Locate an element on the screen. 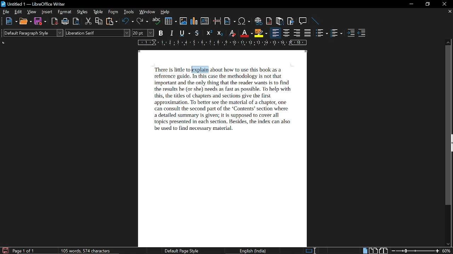 The height and width of the screenshot is (254, 453). highlight is located at coordinates (260, 33).